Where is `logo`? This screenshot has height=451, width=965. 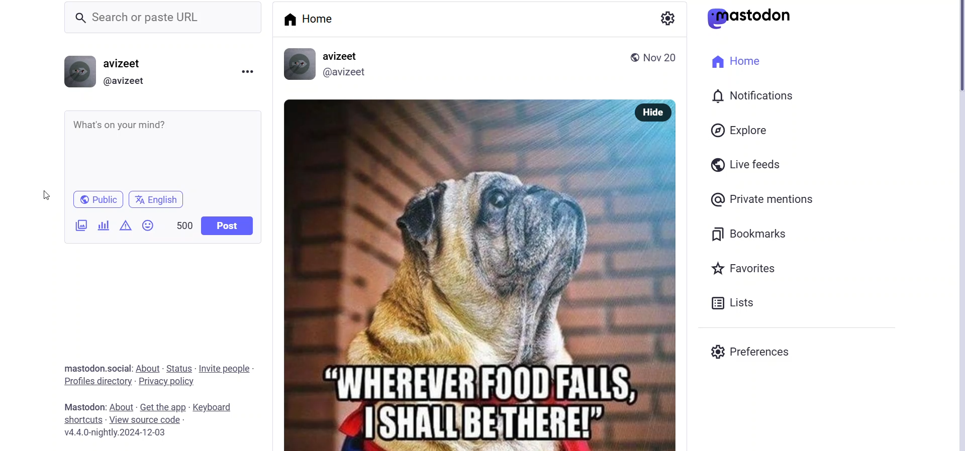 logo is located at coordinates (753, 18).